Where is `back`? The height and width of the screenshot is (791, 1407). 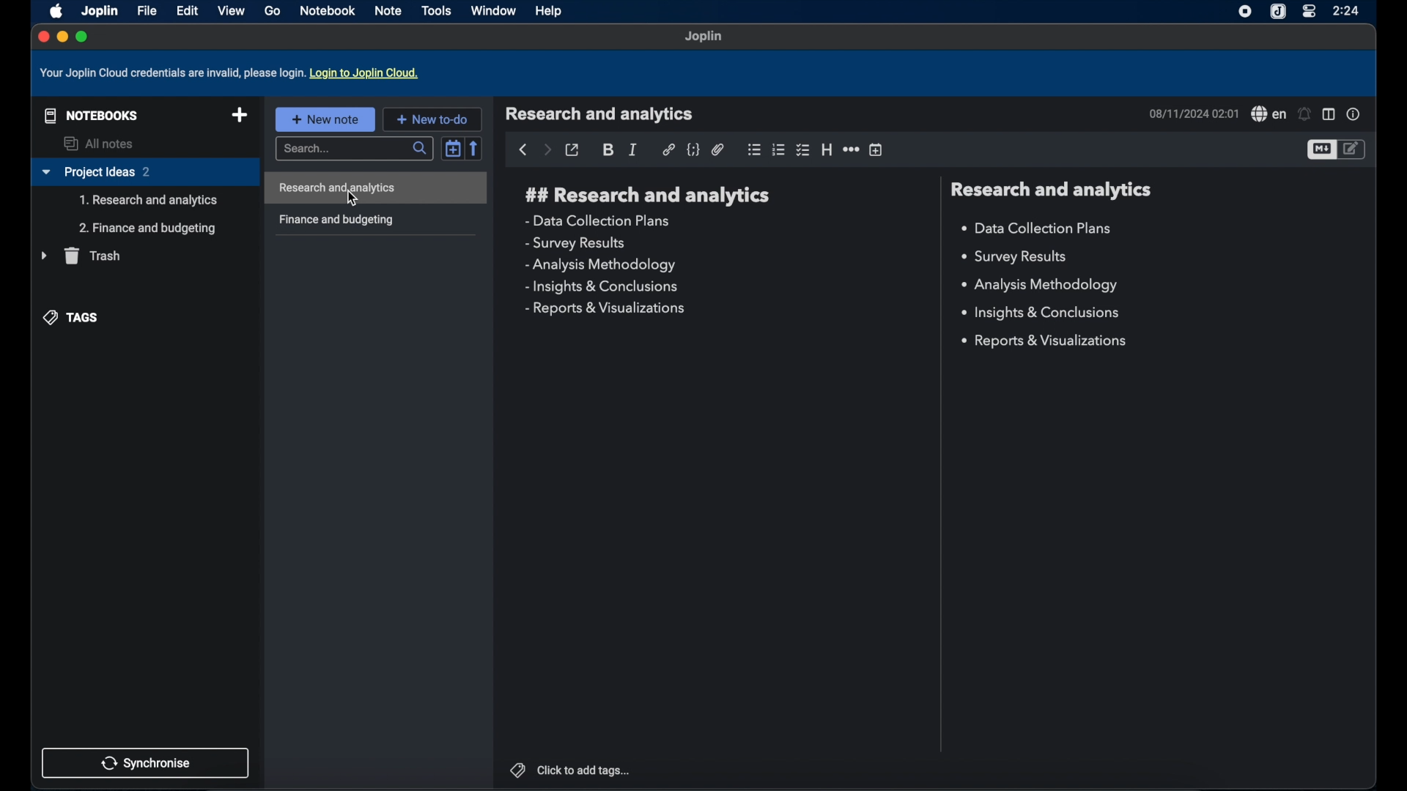
back is located at coordinates (522, 150).